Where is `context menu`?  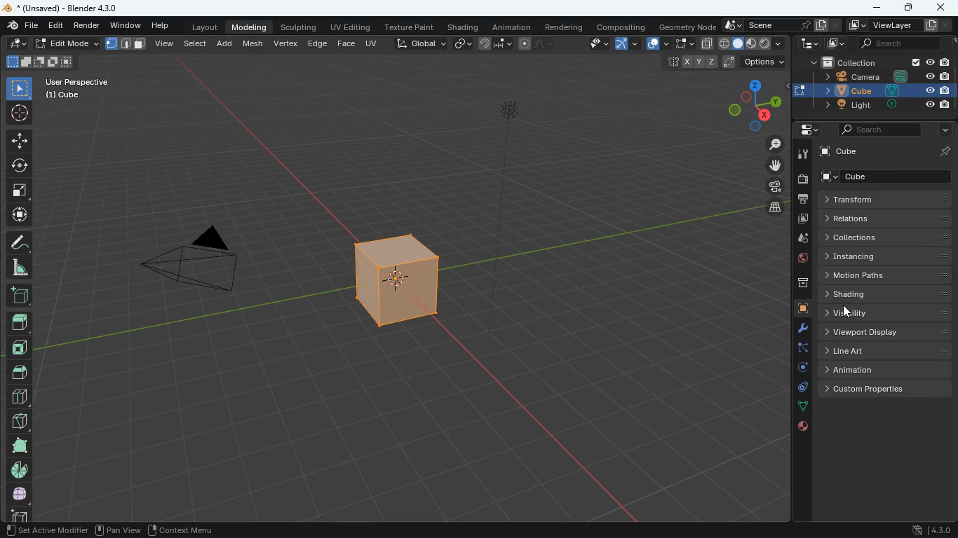
context menu is located at coordinates (181, 529).